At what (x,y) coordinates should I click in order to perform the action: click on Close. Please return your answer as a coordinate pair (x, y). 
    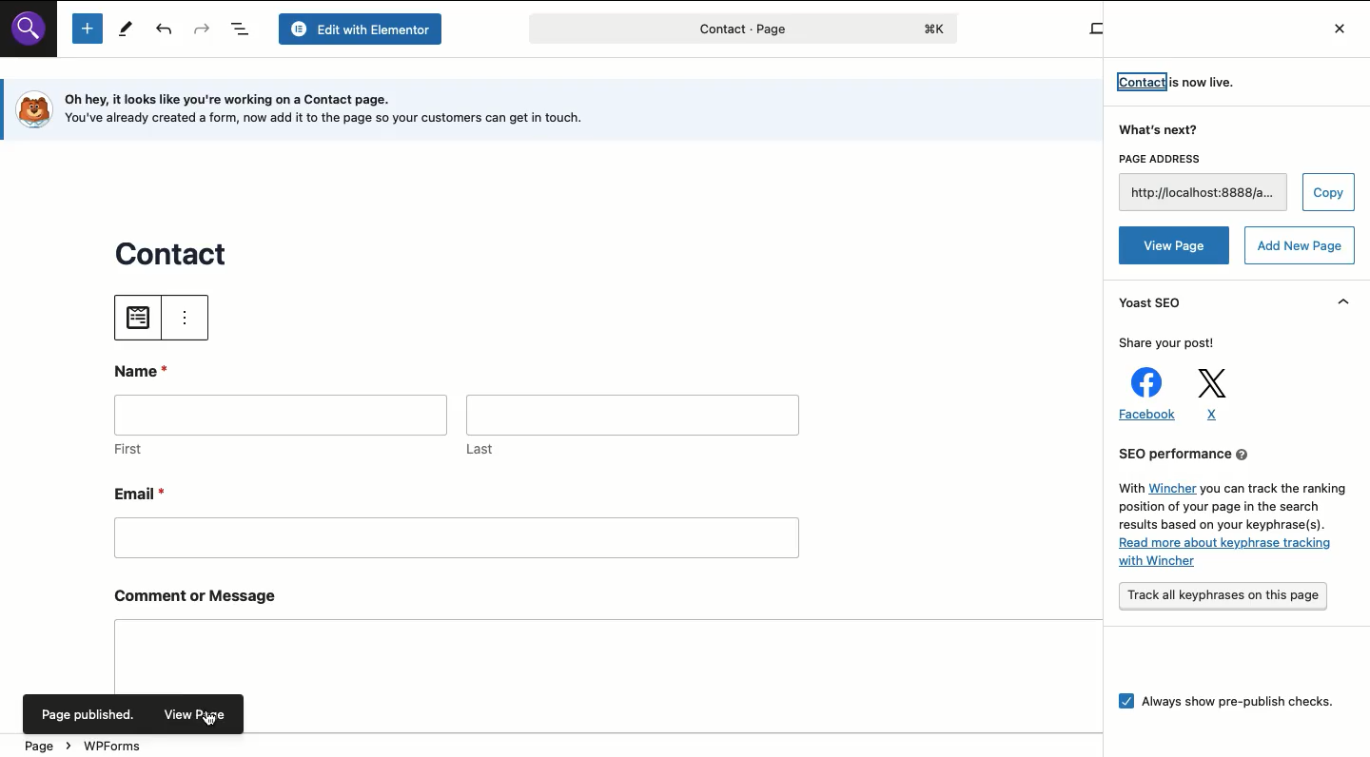
    Looking at the image, I should click on (1335, 27).